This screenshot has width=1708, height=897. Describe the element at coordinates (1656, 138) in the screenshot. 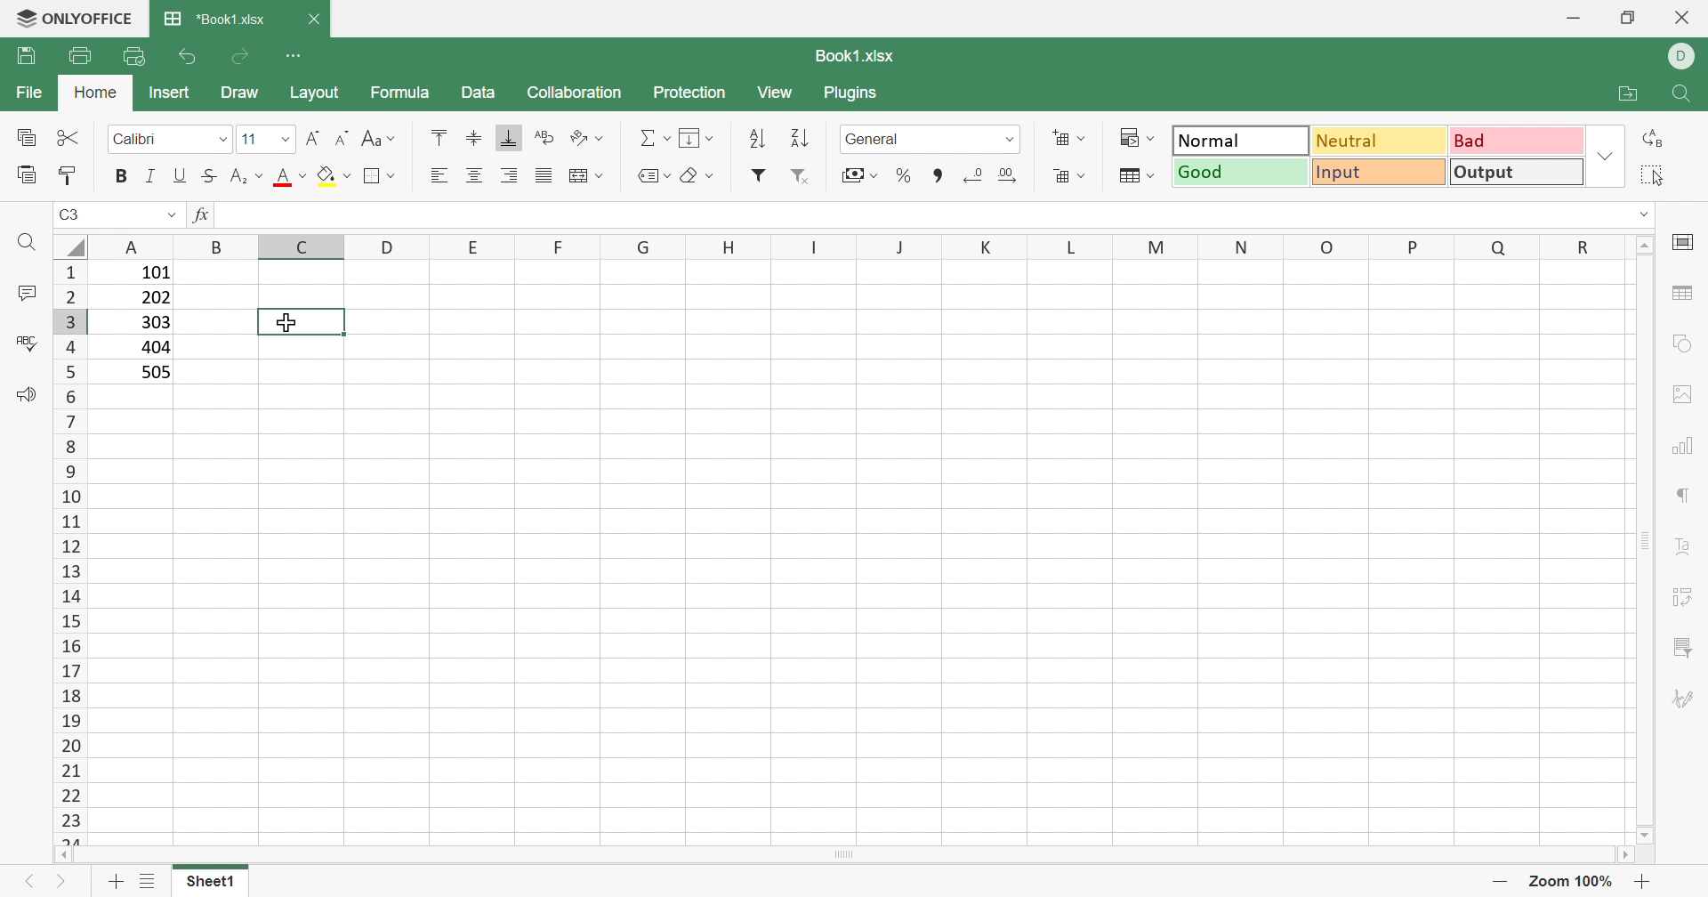

I see `Replace` at that location.